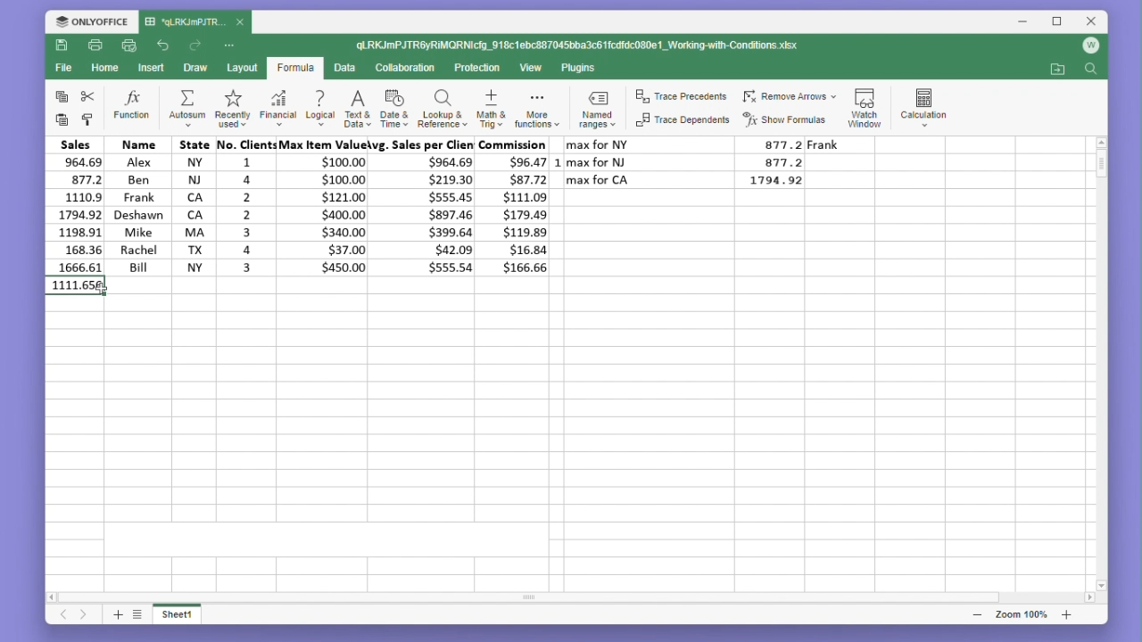  What do you see at coordinates (693, 183) in the screenshot?
I see `max for LA 1794.92` at bounding box center [693, 183].